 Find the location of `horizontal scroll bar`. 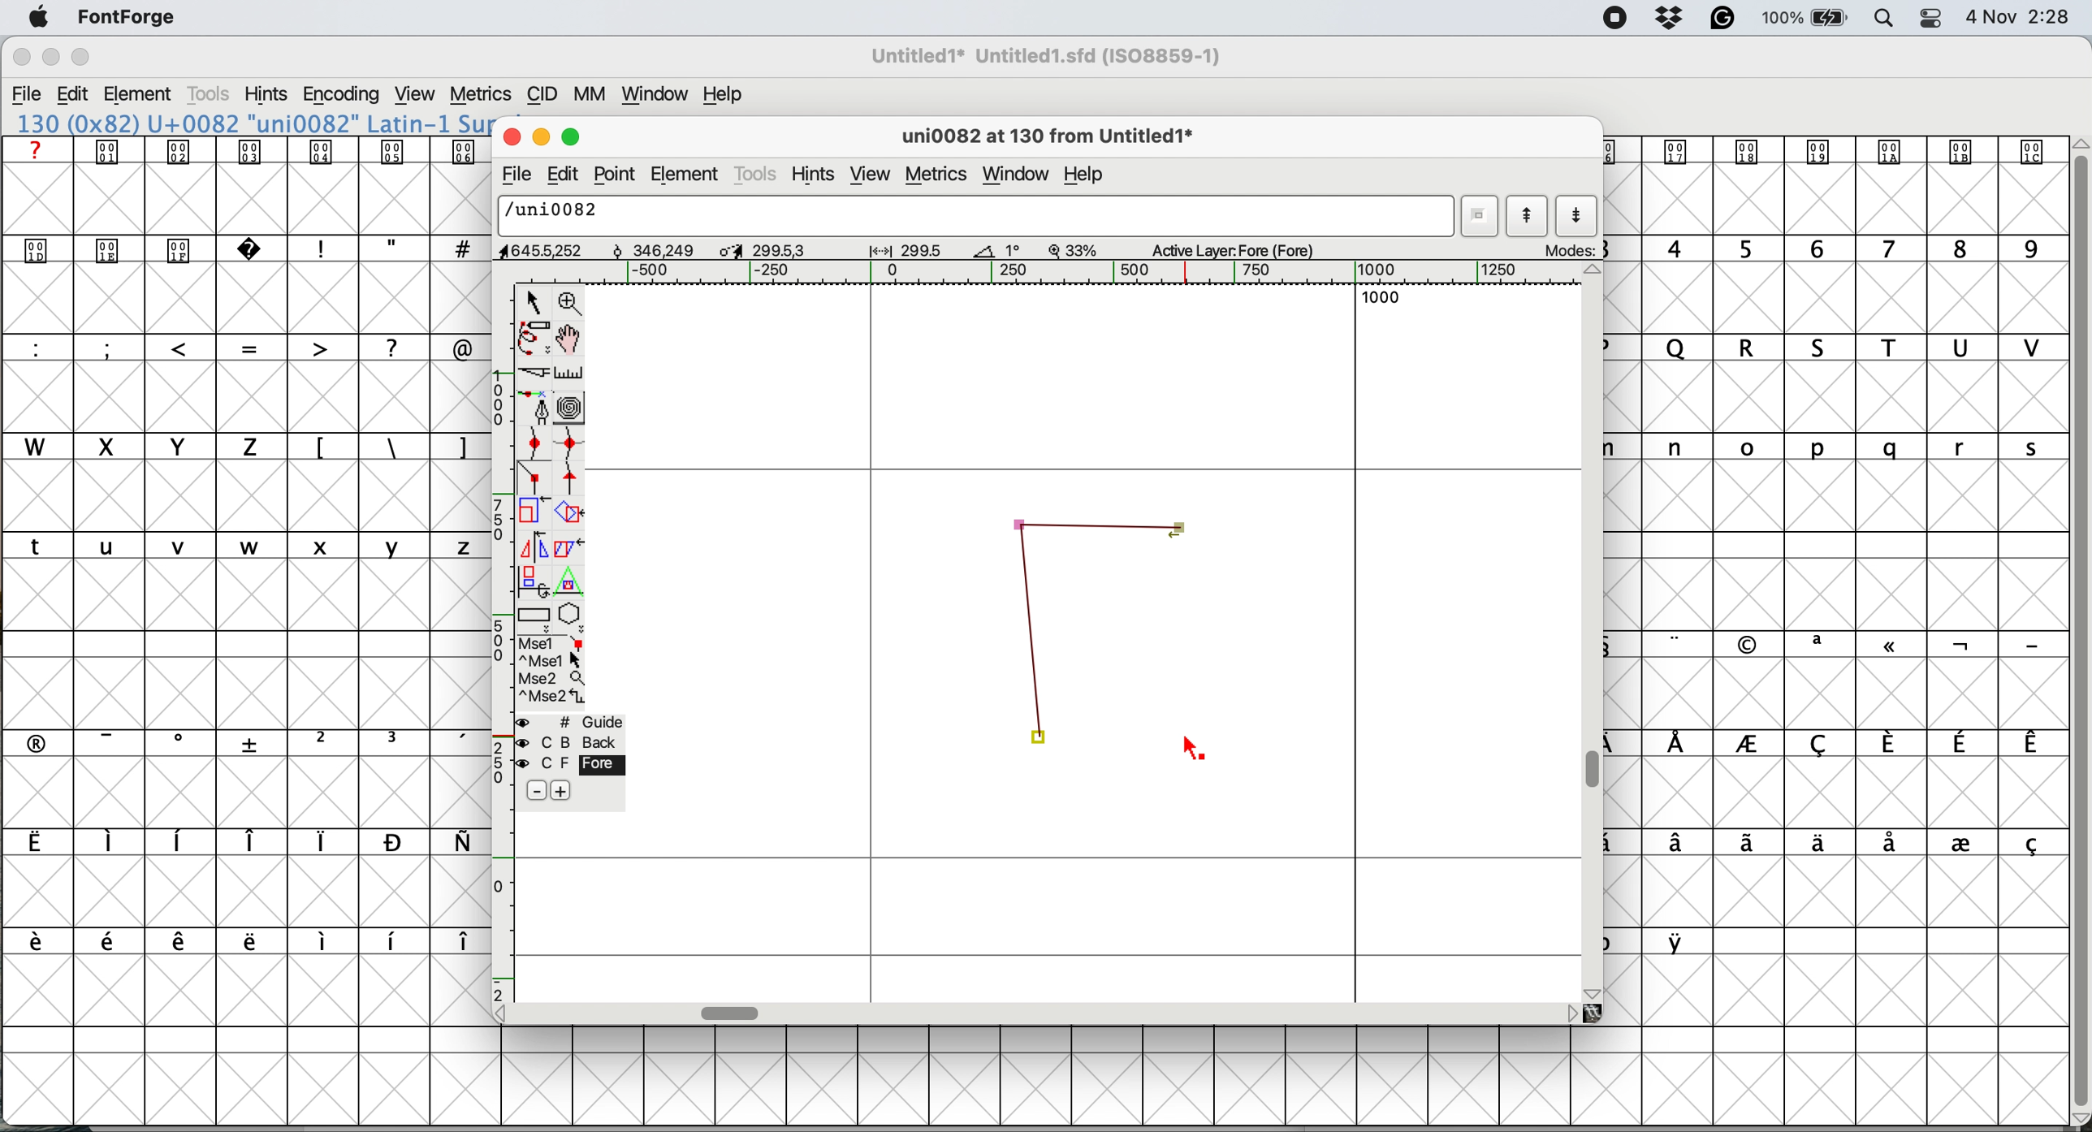

horizontal scroll bar is located at coordinates (733, 1013).